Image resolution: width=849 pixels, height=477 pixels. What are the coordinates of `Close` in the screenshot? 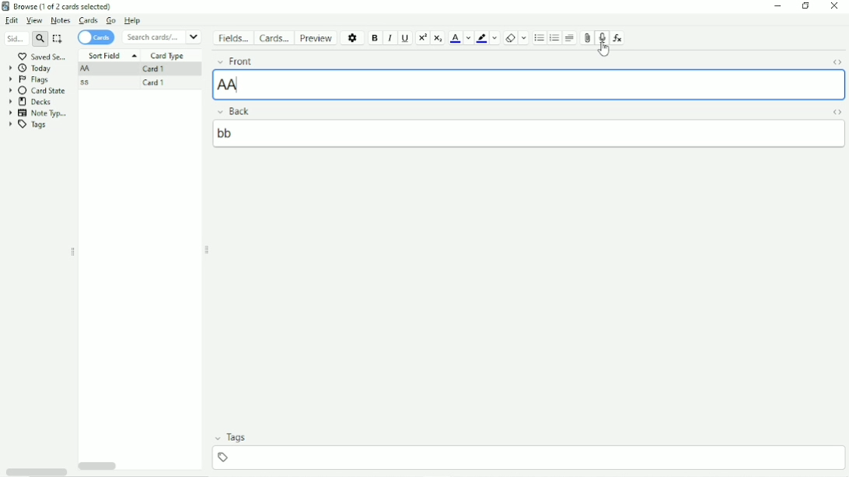 It's located at (835, 5).